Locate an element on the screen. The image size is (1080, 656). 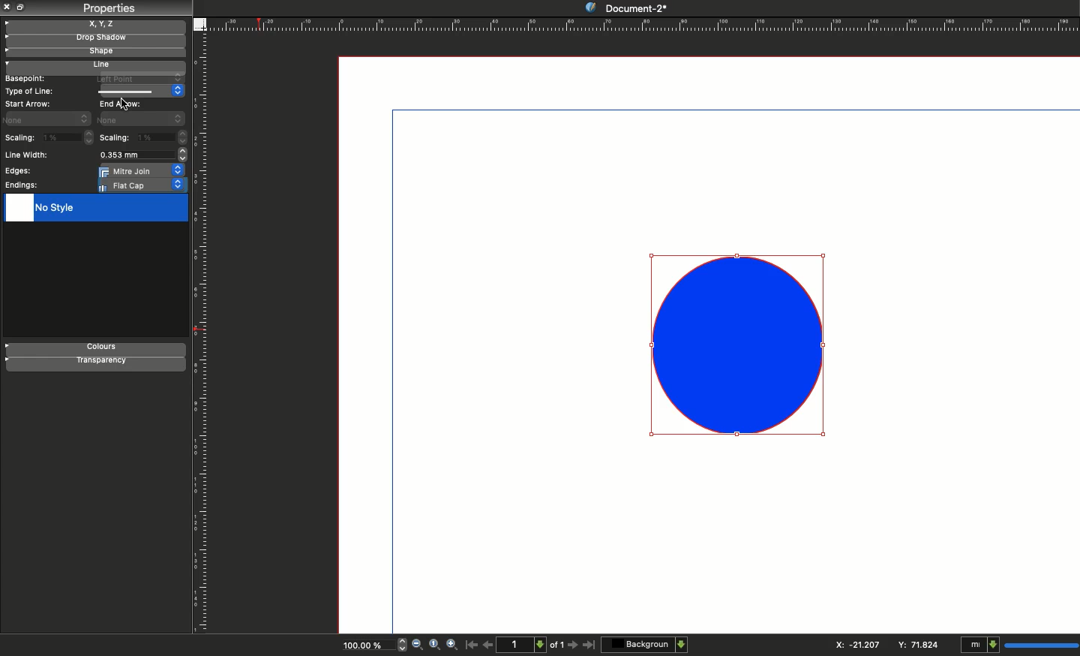
Shape is located at coordinates (740, 345).